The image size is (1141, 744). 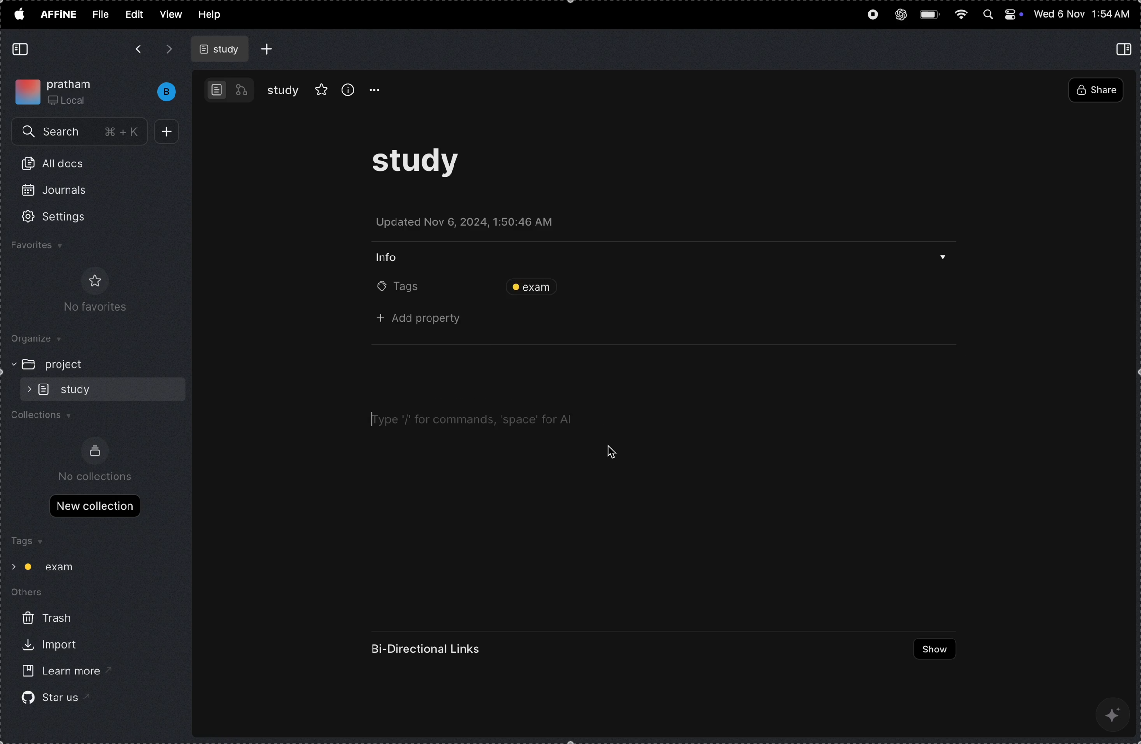 What do you see at coordinates (1082, 14) in the screenshot?
I see `time and date` at bounding box center [1082, 14].